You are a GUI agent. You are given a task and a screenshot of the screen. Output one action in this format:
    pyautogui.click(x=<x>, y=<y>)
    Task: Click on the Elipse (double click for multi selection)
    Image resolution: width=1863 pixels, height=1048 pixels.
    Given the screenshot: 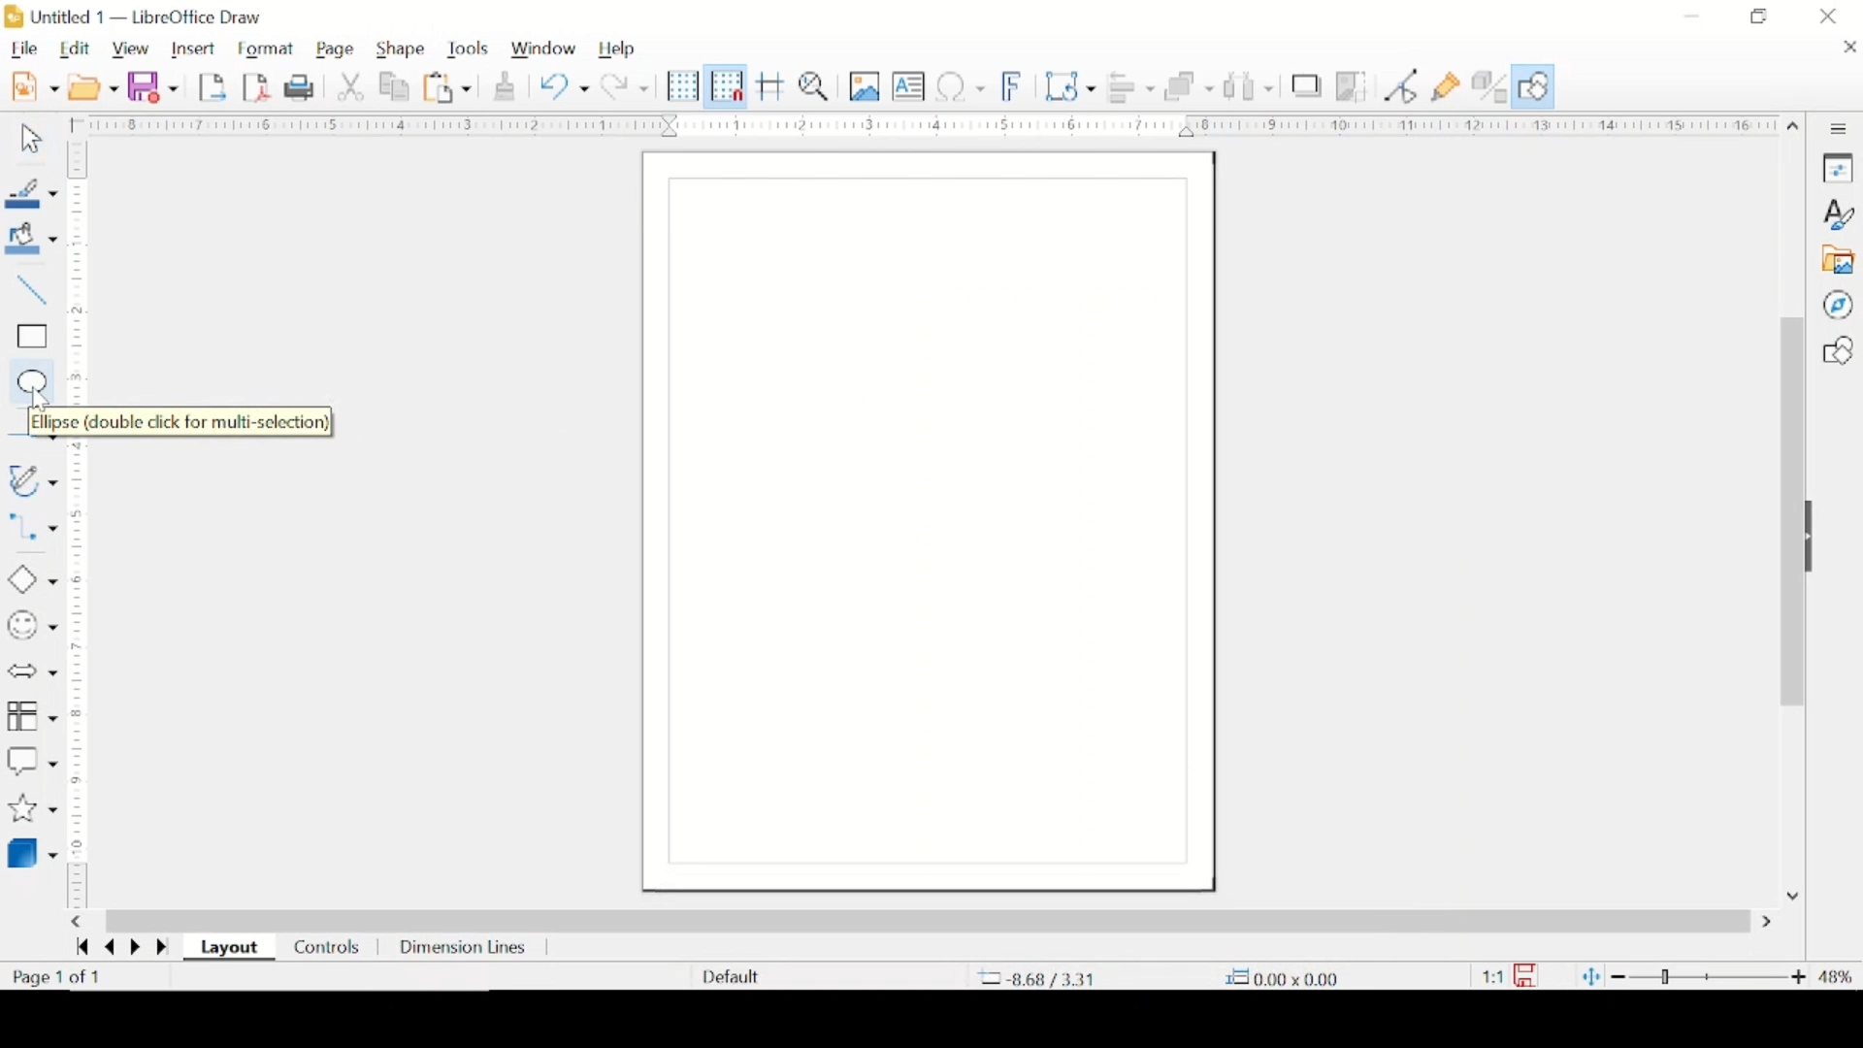 What is the action you would take?
    pyautogui.click(x=176, y=423)
    